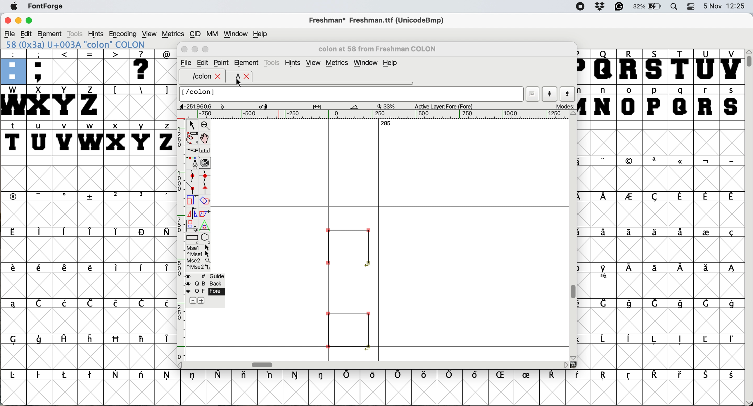 Image resolution: width=753 pixels, height=406 pixels. I want to click on symbol, so click(630, 340).